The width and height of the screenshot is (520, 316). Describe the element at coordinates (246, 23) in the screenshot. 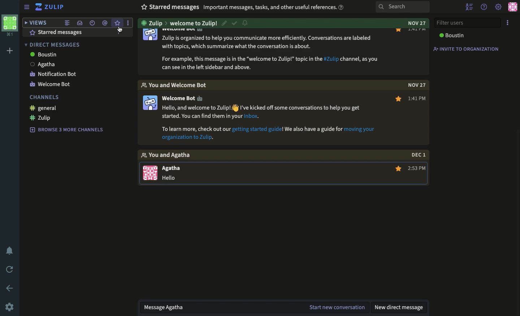

I see `notification` at that location.